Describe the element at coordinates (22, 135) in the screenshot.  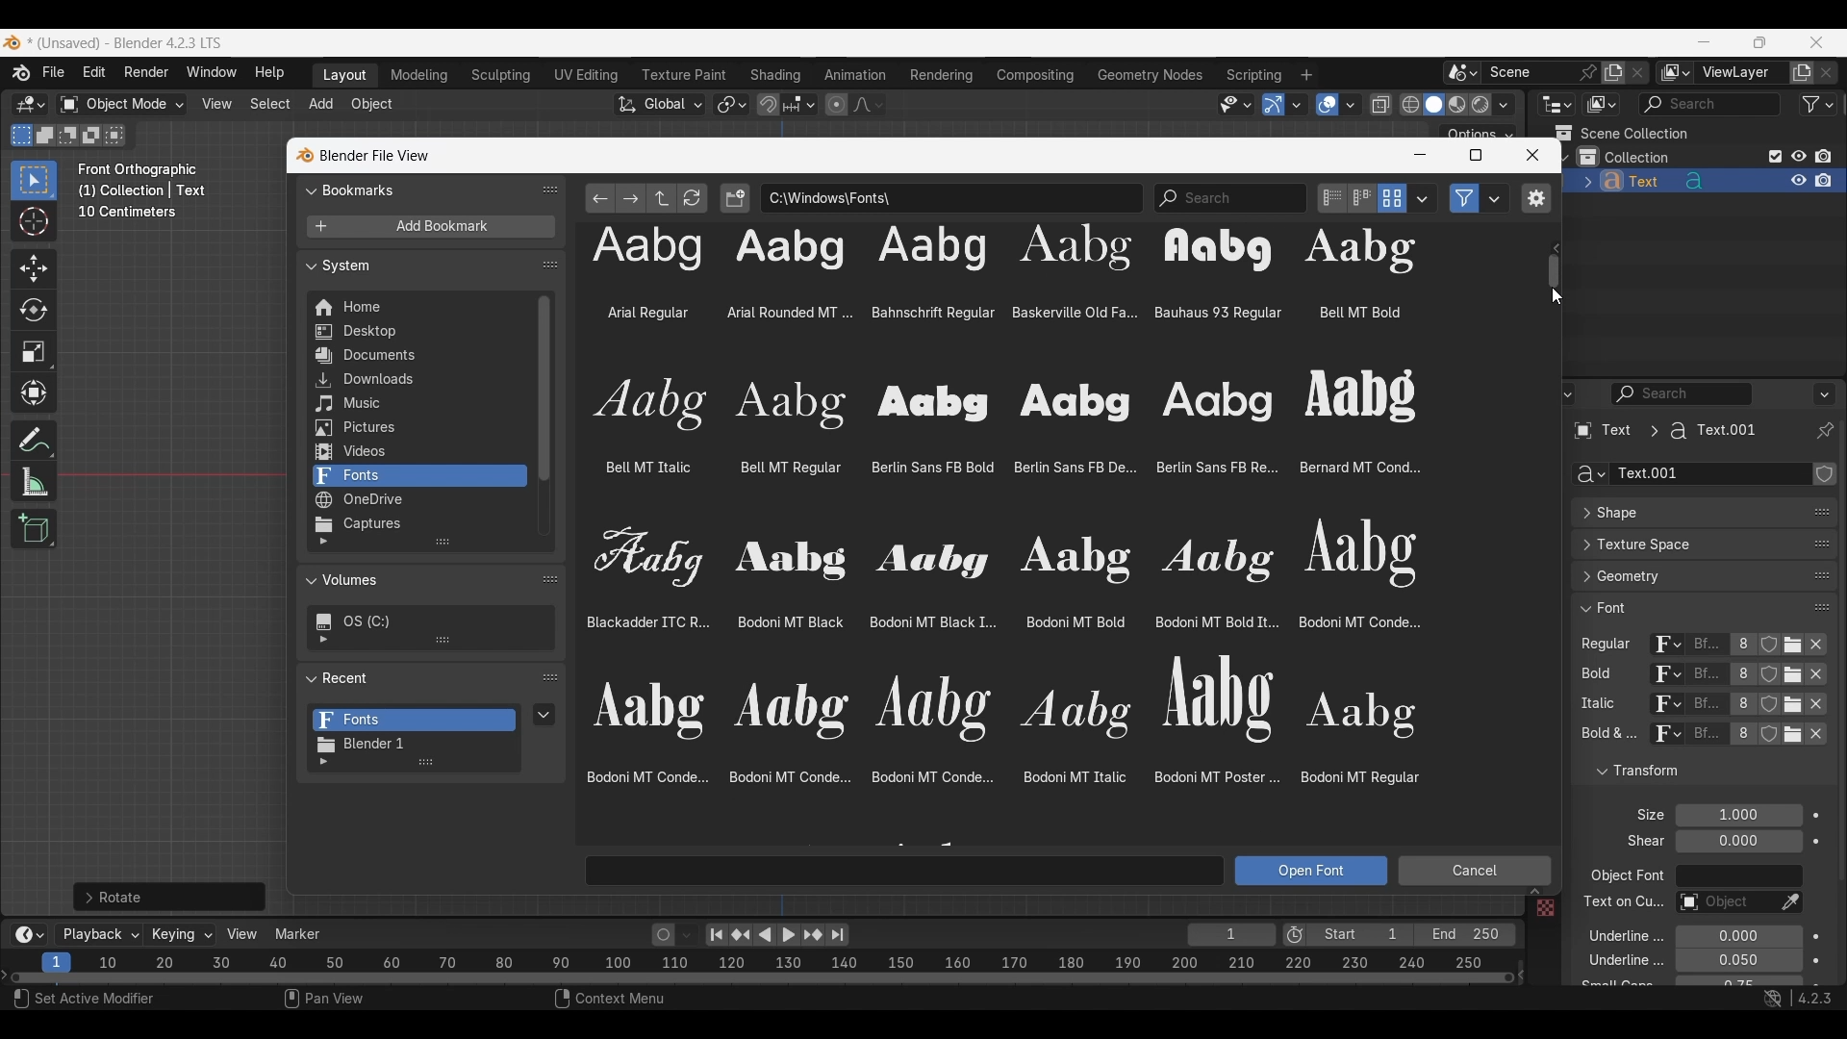
I see `Set a new selection` at that location.